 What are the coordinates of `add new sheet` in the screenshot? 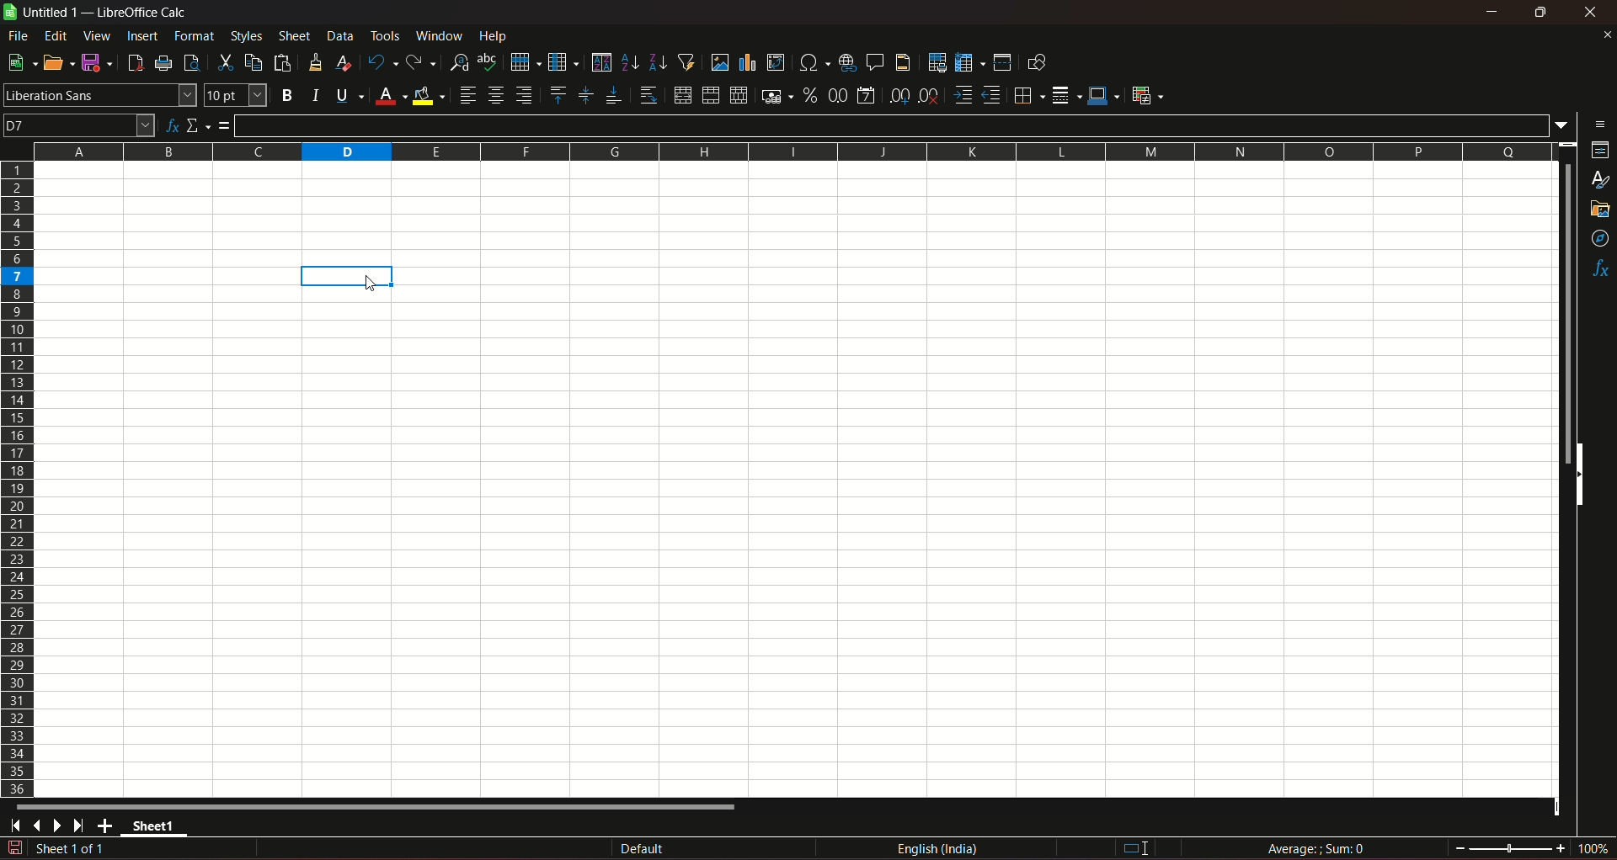 It's located at (107, 825).